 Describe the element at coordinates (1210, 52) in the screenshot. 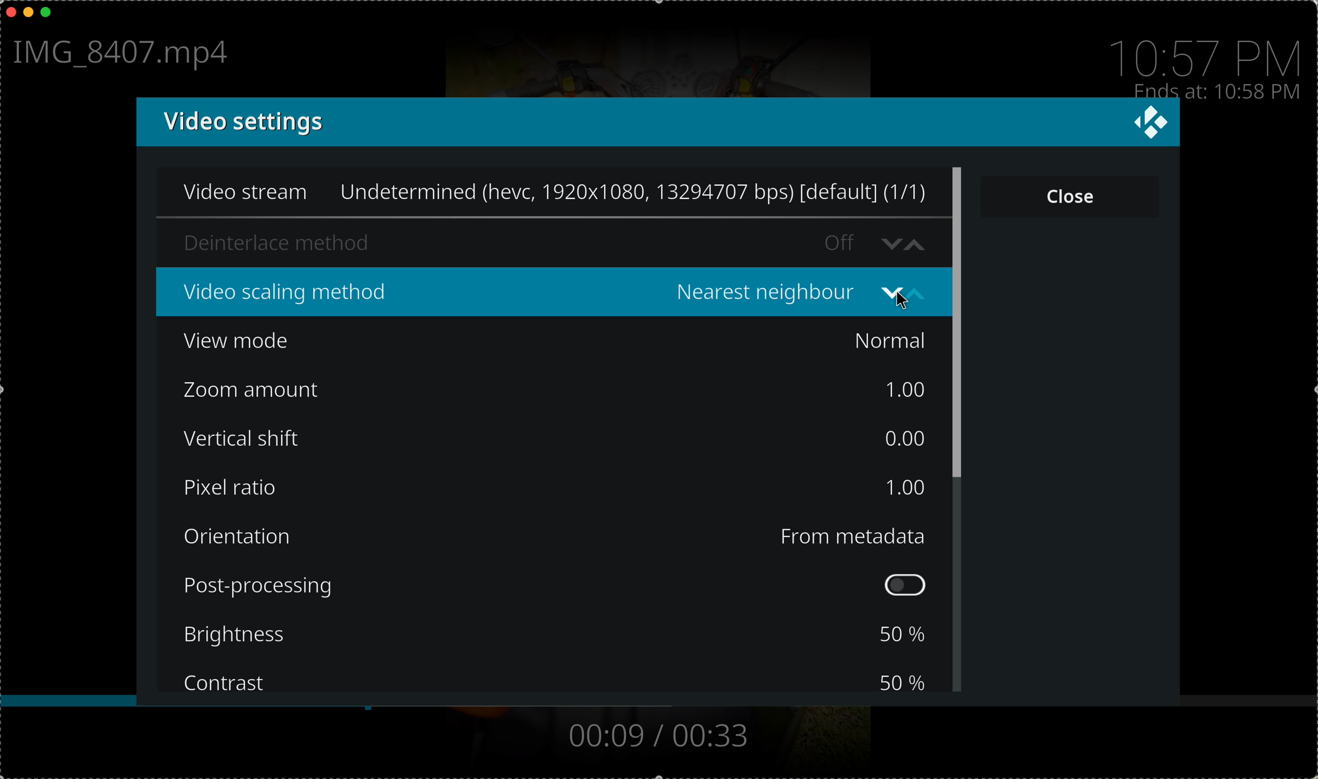

I see `10:57 PM` at that location.